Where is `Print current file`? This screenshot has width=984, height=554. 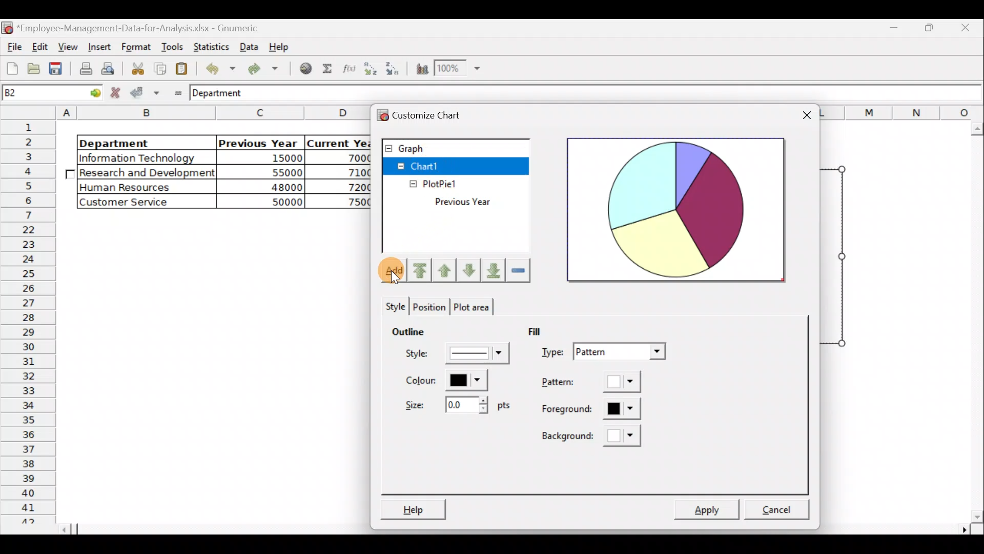 Print current file is located at coordinates (84, 70).